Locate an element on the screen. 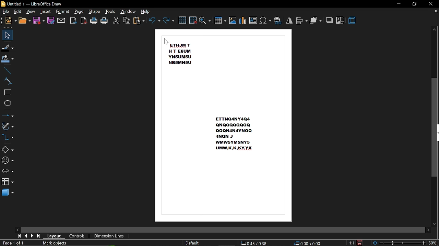 This screenshot has width=439, height=246. undo is located at coordinates (154, 20).